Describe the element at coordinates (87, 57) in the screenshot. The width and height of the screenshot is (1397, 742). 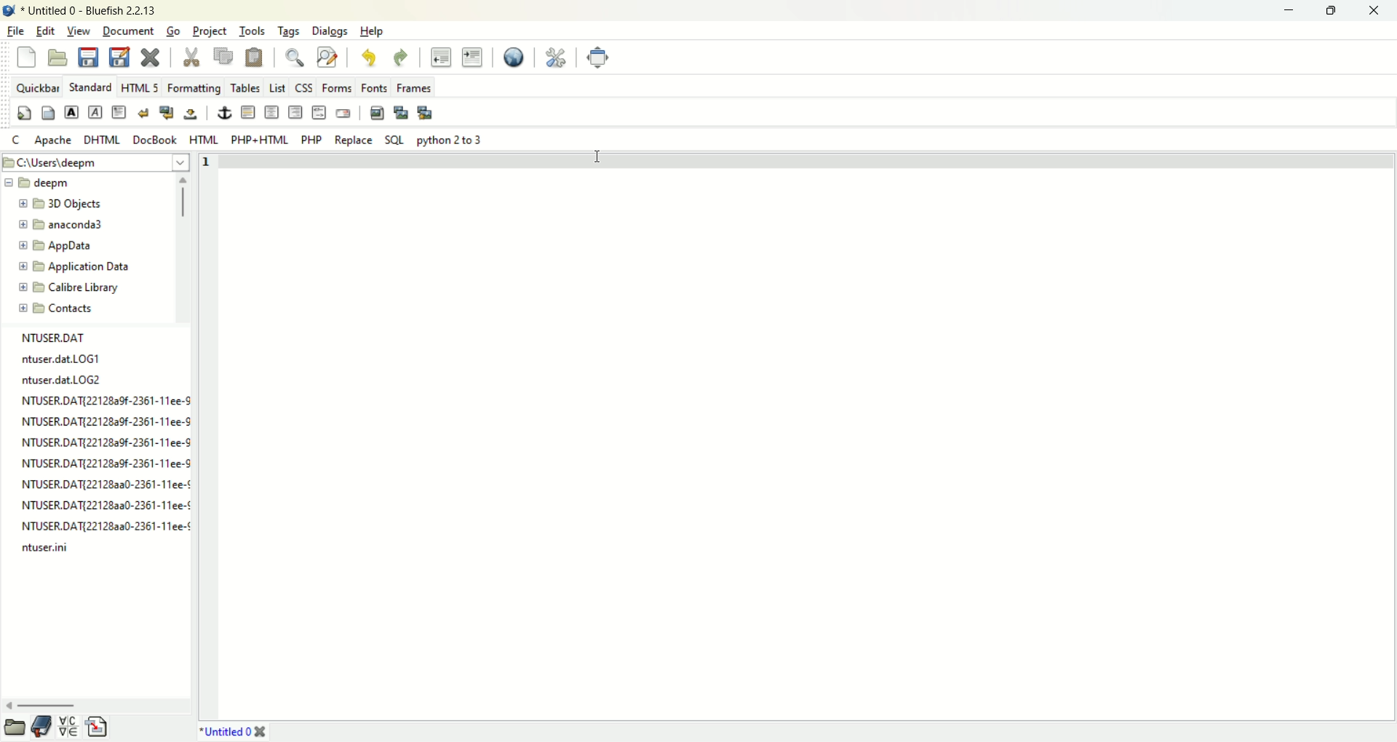
I see `save` at that location.